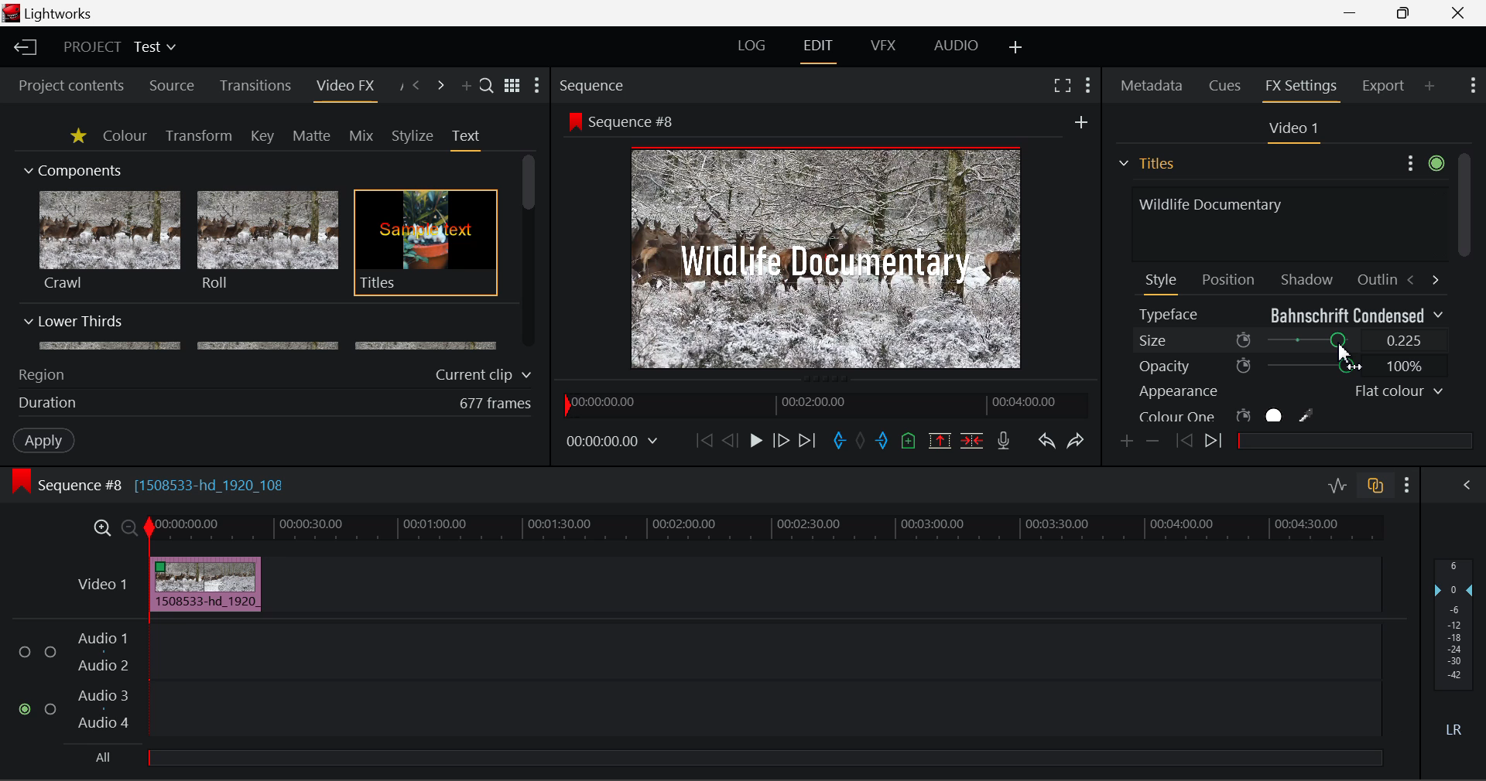 This screenshot has width=1486, height=781. Describe the element at coordinates (104, 721) in the screenshot. I see `Audio 4` at that location.